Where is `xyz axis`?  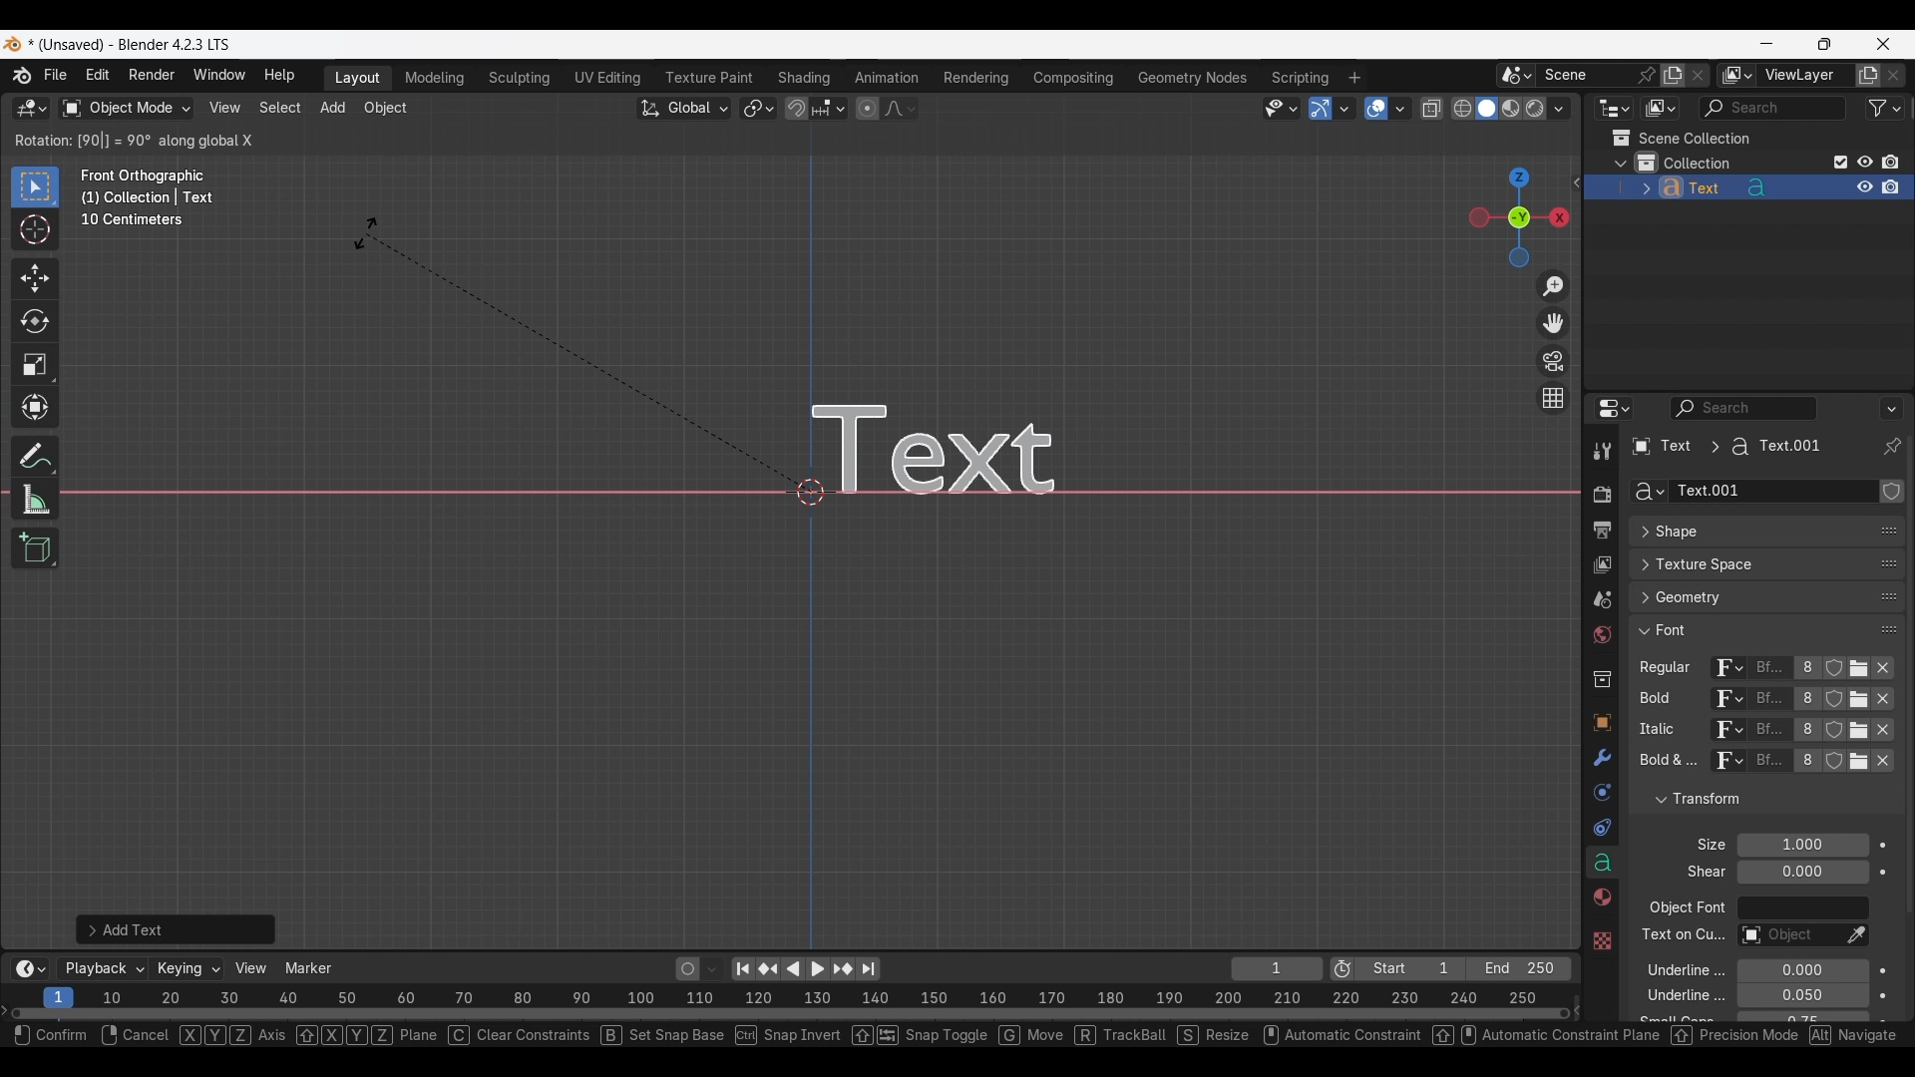 xyz axis is located at coordinates (234, 1037).